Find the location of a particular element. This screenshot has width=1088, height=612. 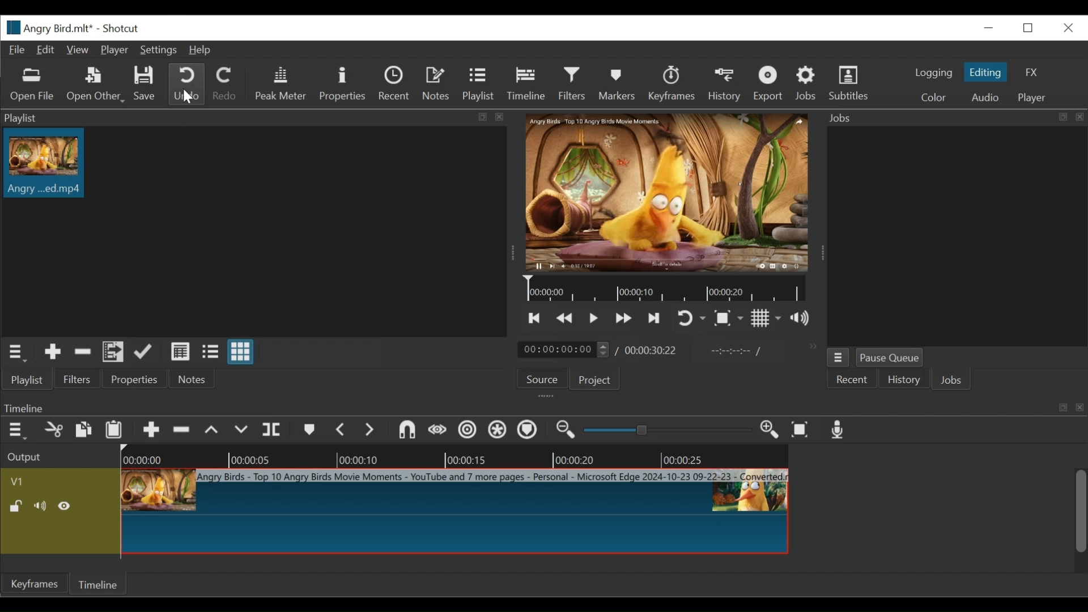

Pause Queue is located at coordinates (892, 357).